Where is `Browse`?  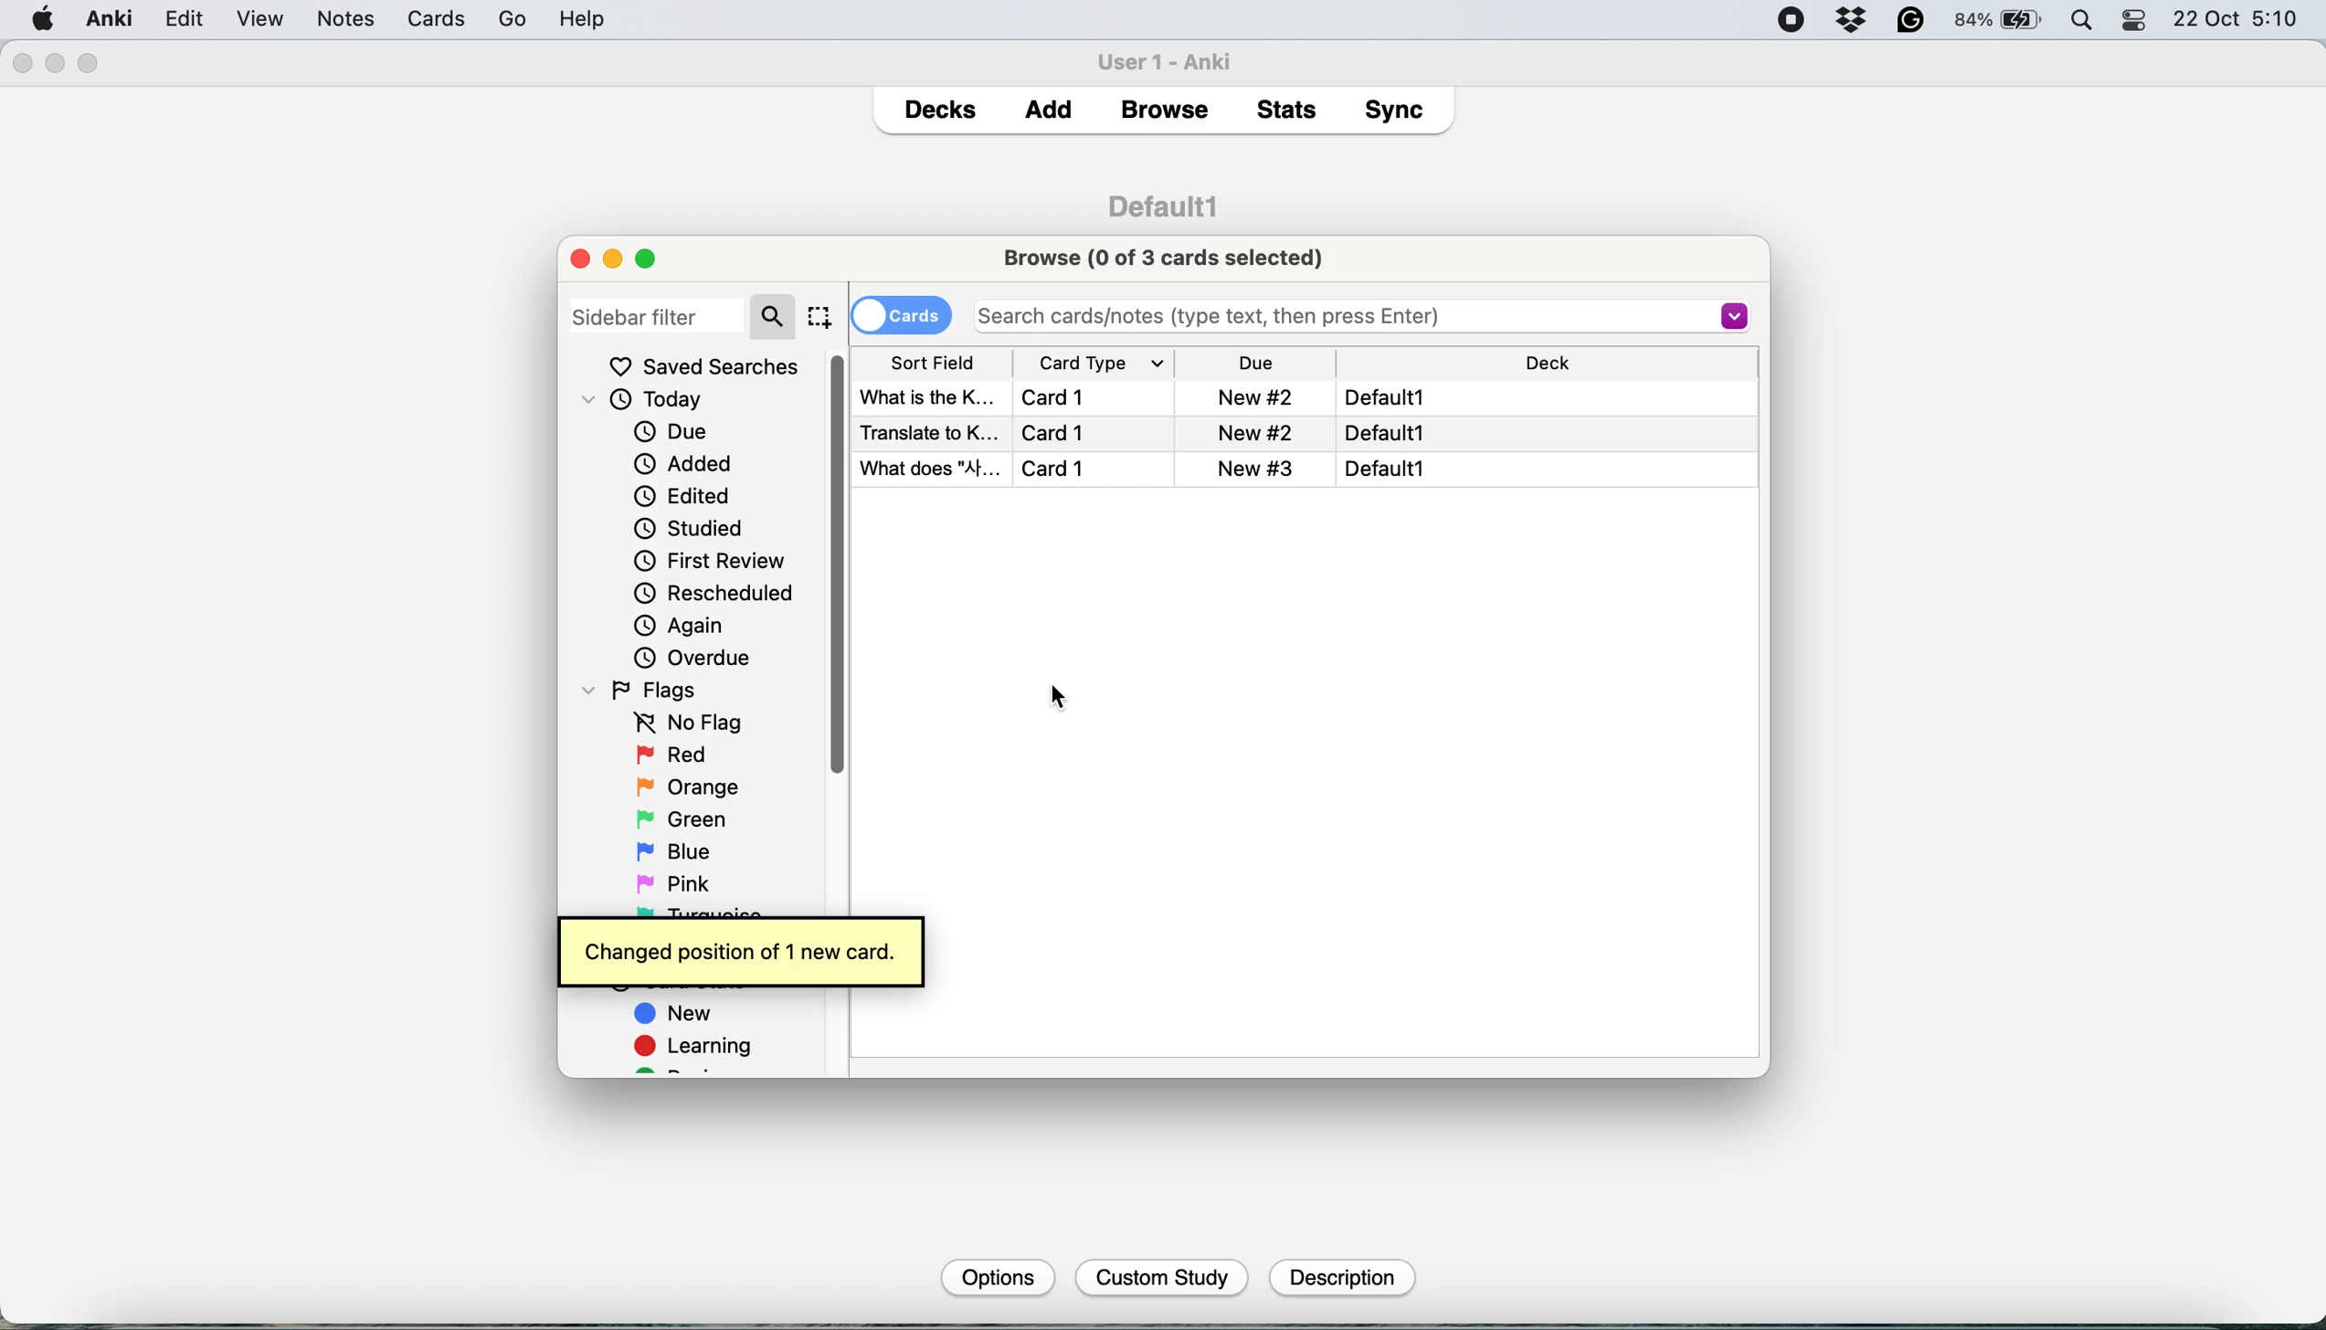 Browse is located at coordinates (1163, 110).